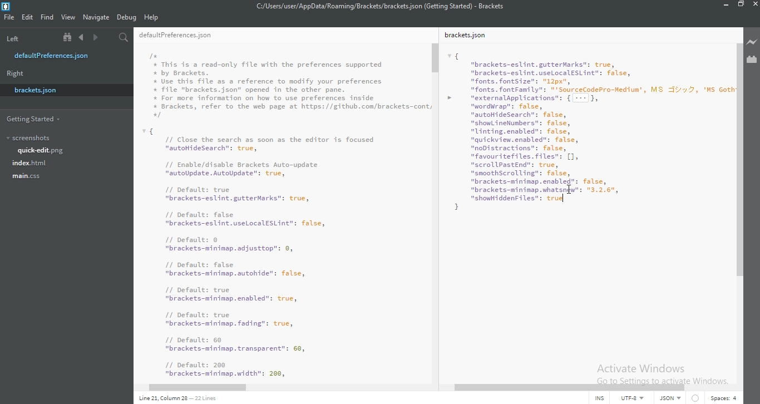 This screenshot has width=760, height=404. What do you see at coordinates (751, 42) in the screenshot?
I see `live preview` at bounding box center [751, 42].